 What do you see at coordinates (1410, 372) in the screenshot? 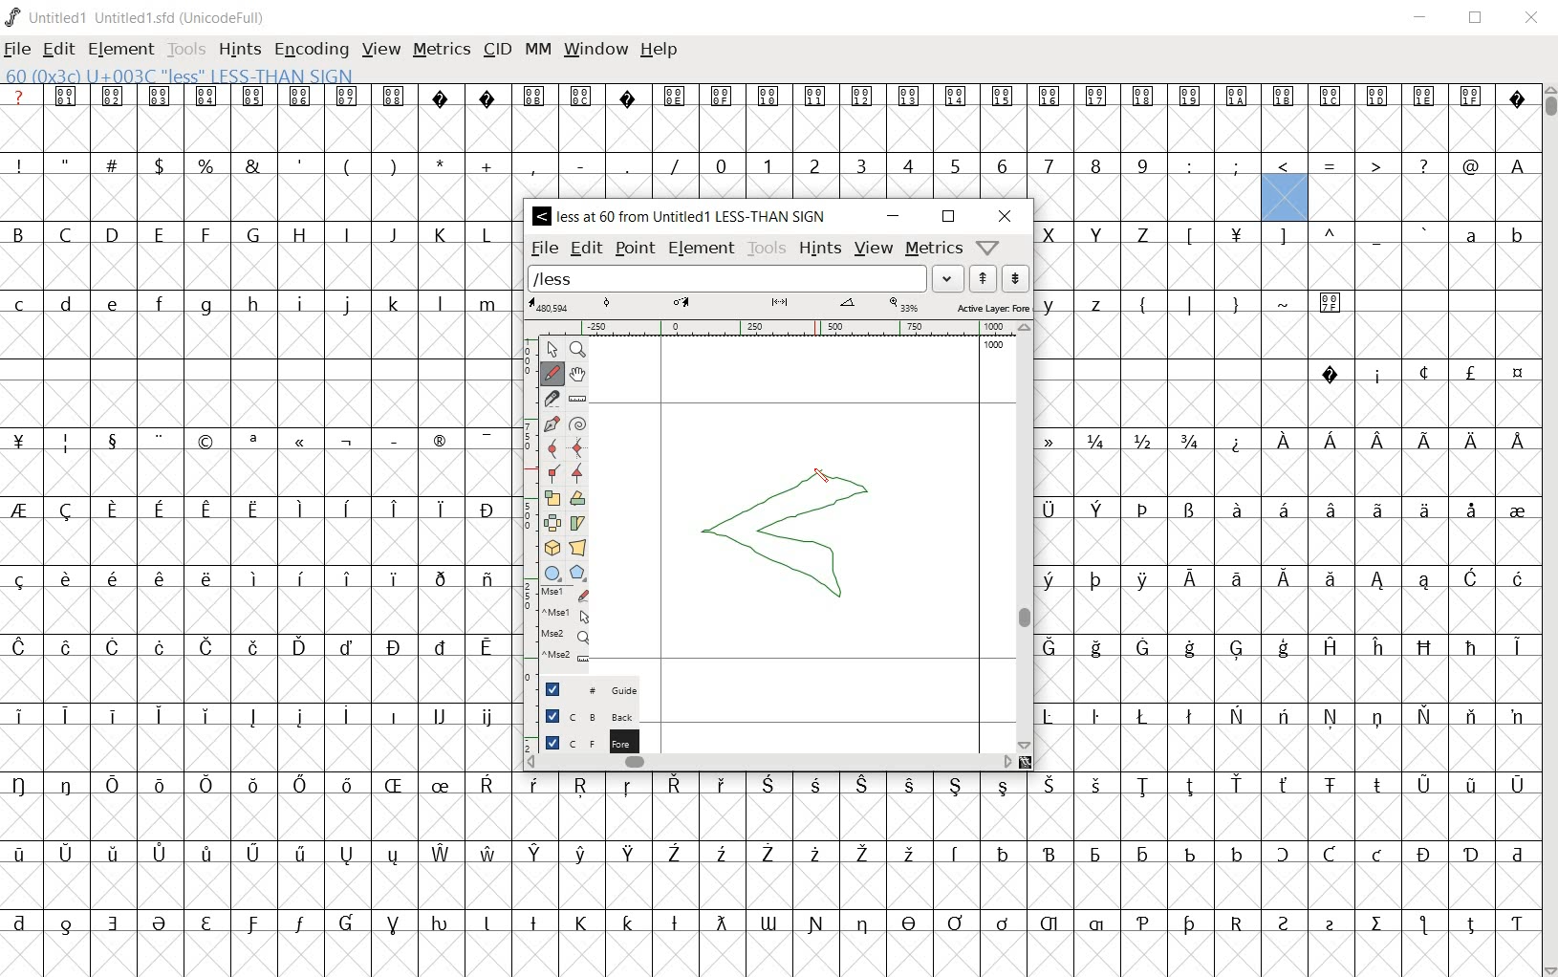
I see `symbols` at bounding box center [1410, 372].